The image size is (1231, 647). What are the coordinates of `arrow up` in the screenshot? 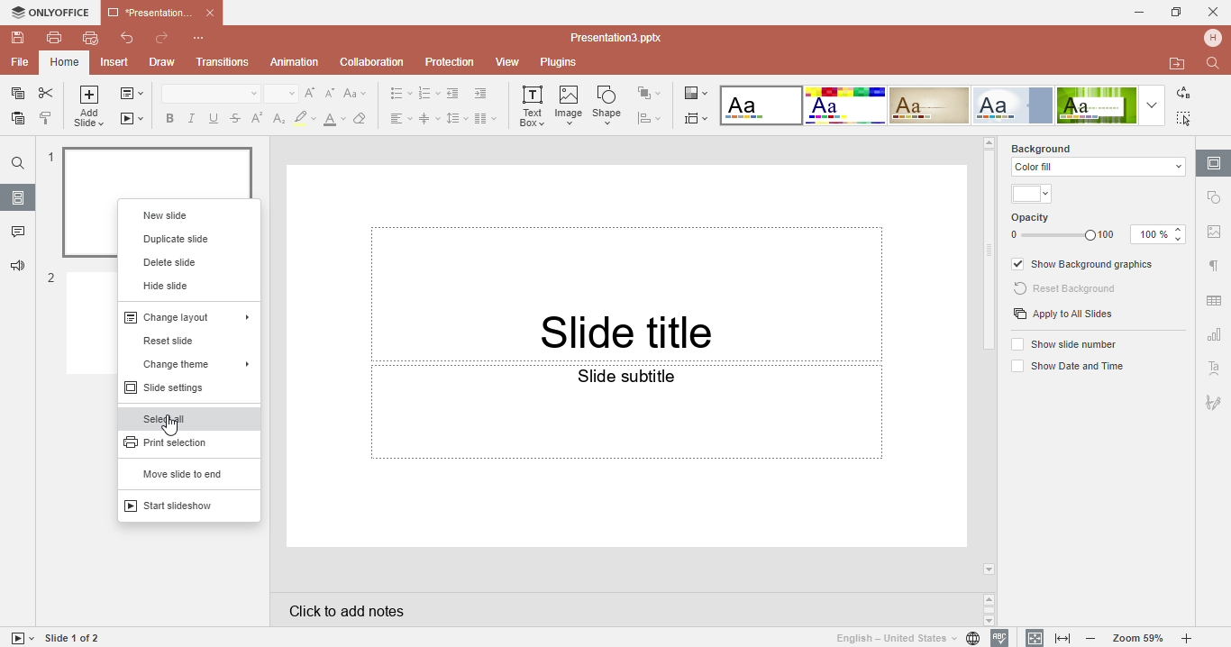 It's located at (989, 141).